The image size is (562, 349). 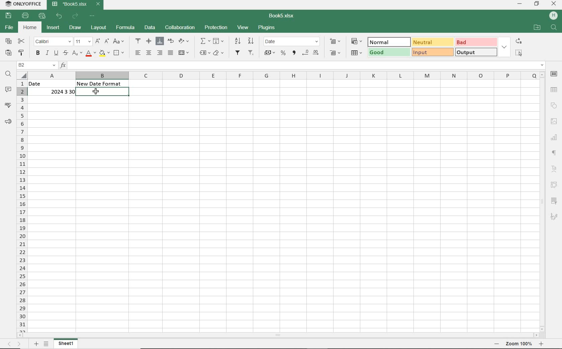 I want to click on MOVE SHEETS, so click(x=14, y=344).